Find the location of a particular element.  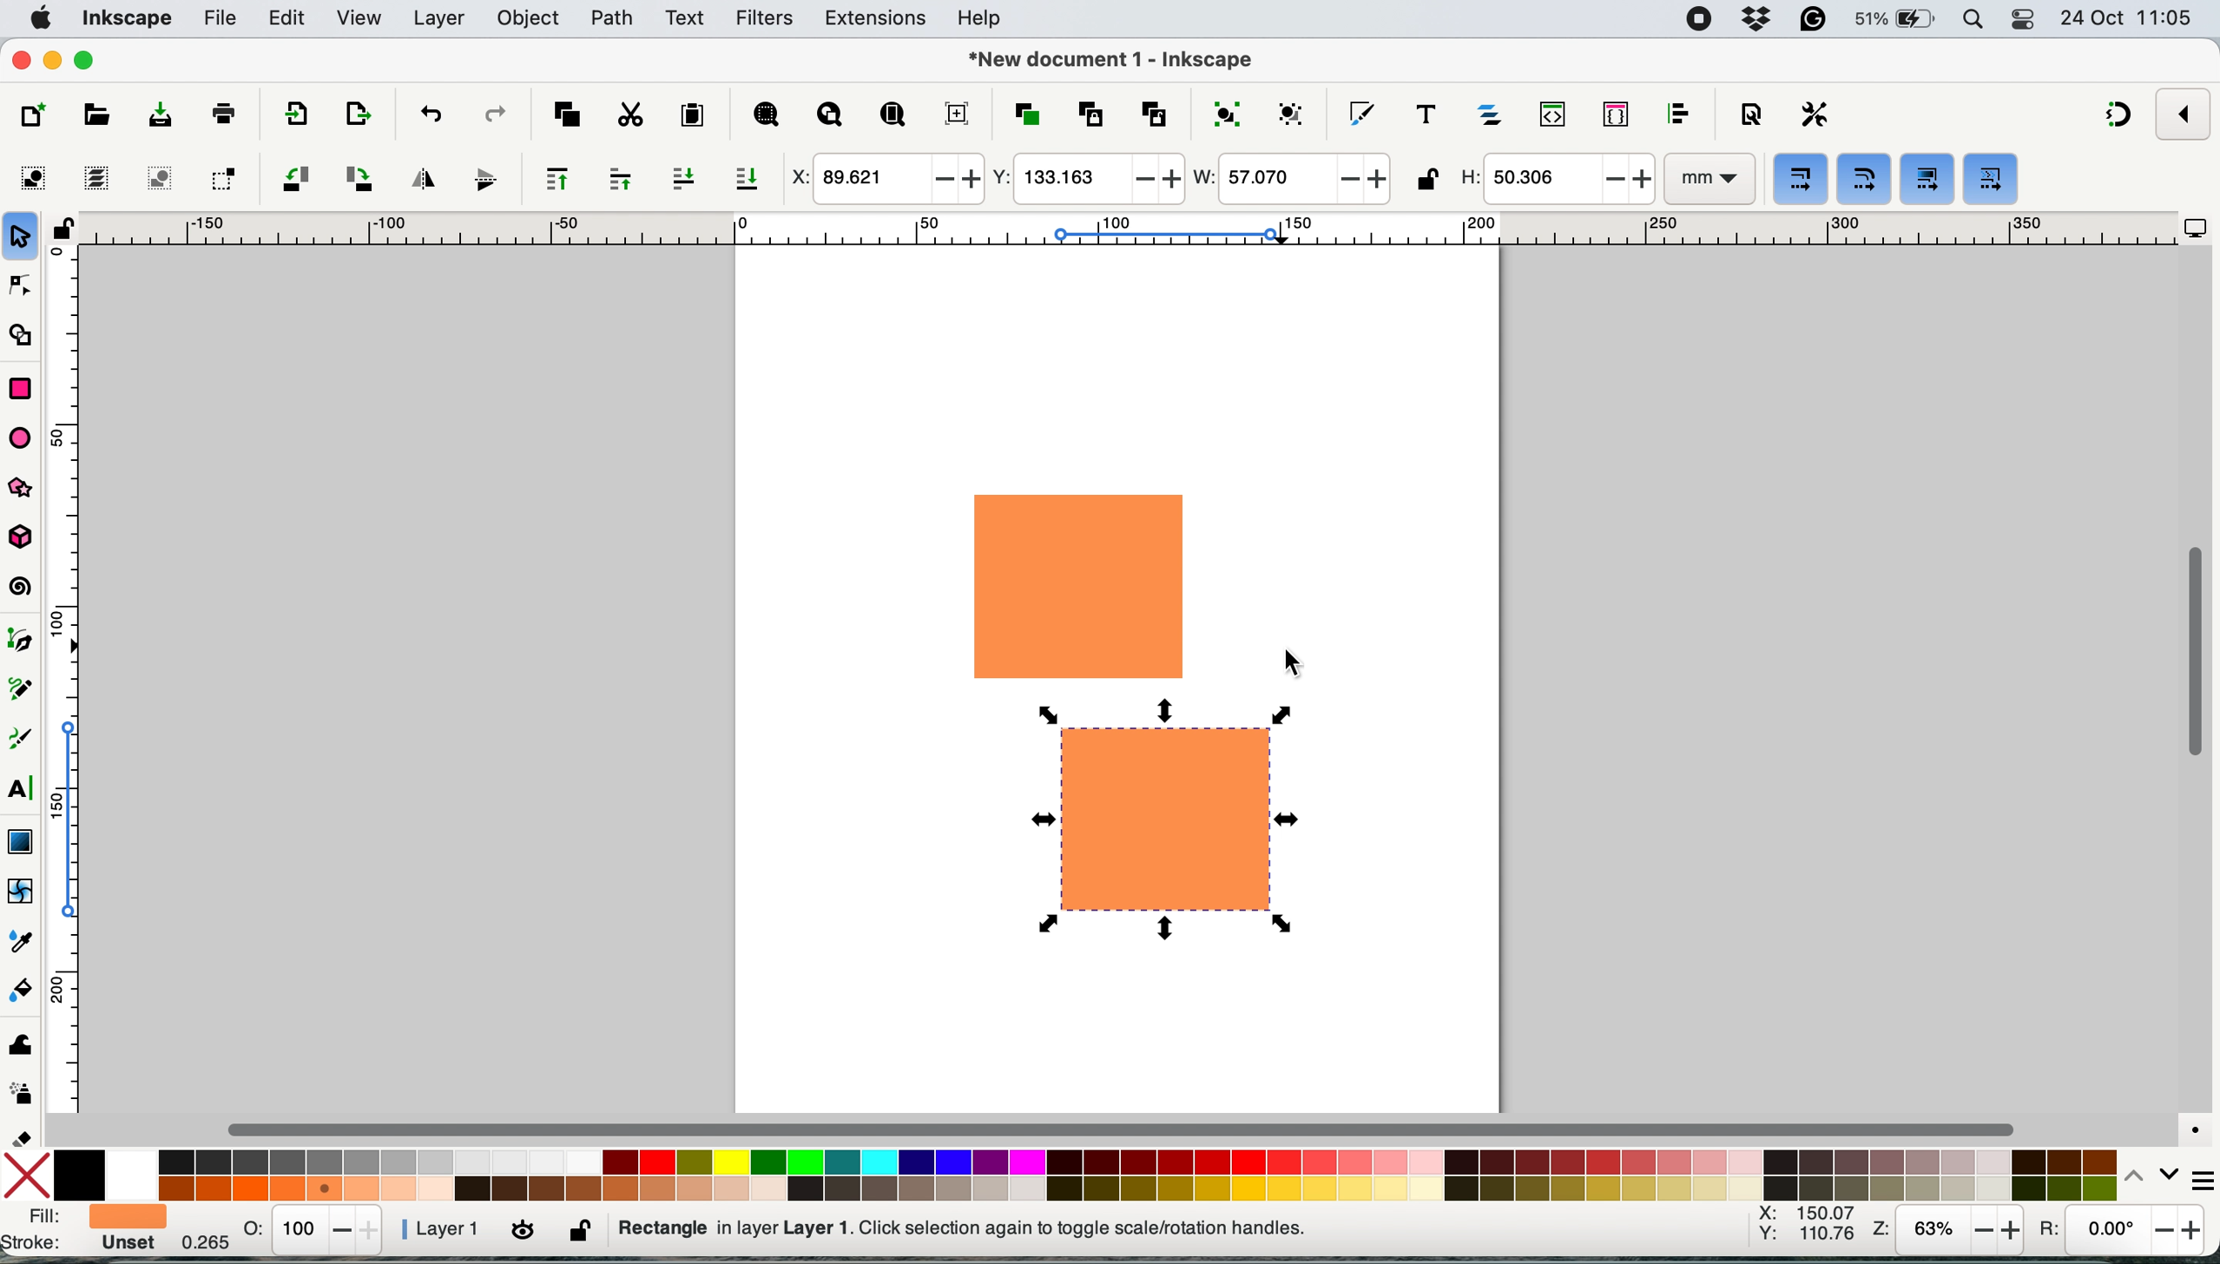

control center is located at coordinates (2026, 21).